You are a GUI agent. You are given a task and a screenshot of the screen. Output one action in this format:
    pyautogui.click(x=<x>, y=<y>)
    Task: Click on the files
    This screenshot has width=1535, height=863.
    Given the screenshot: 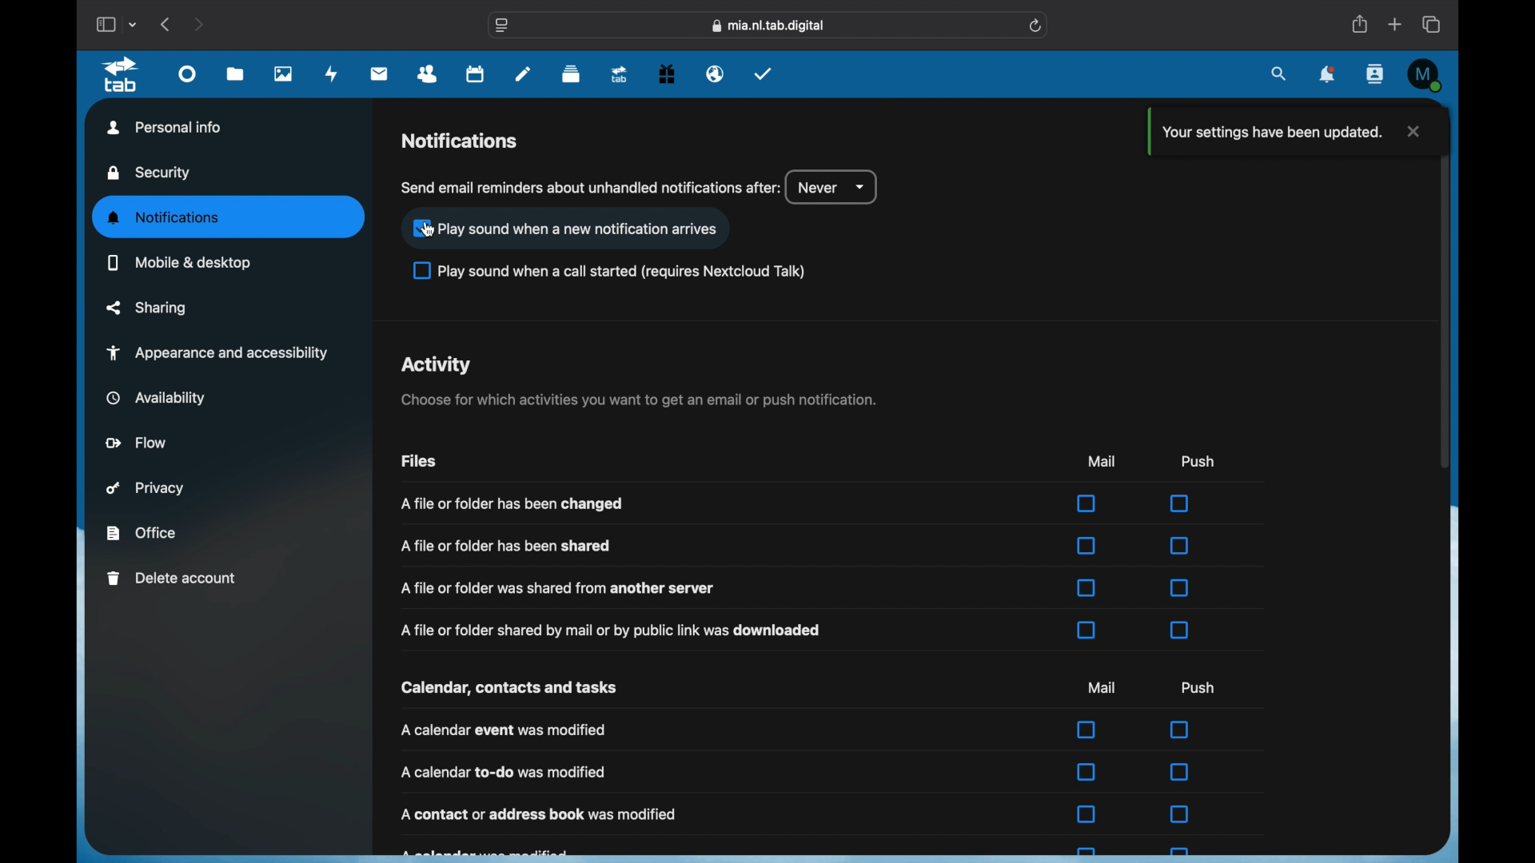 What is the action you would take?
    pyautogui.click(x=417, y=460)
    